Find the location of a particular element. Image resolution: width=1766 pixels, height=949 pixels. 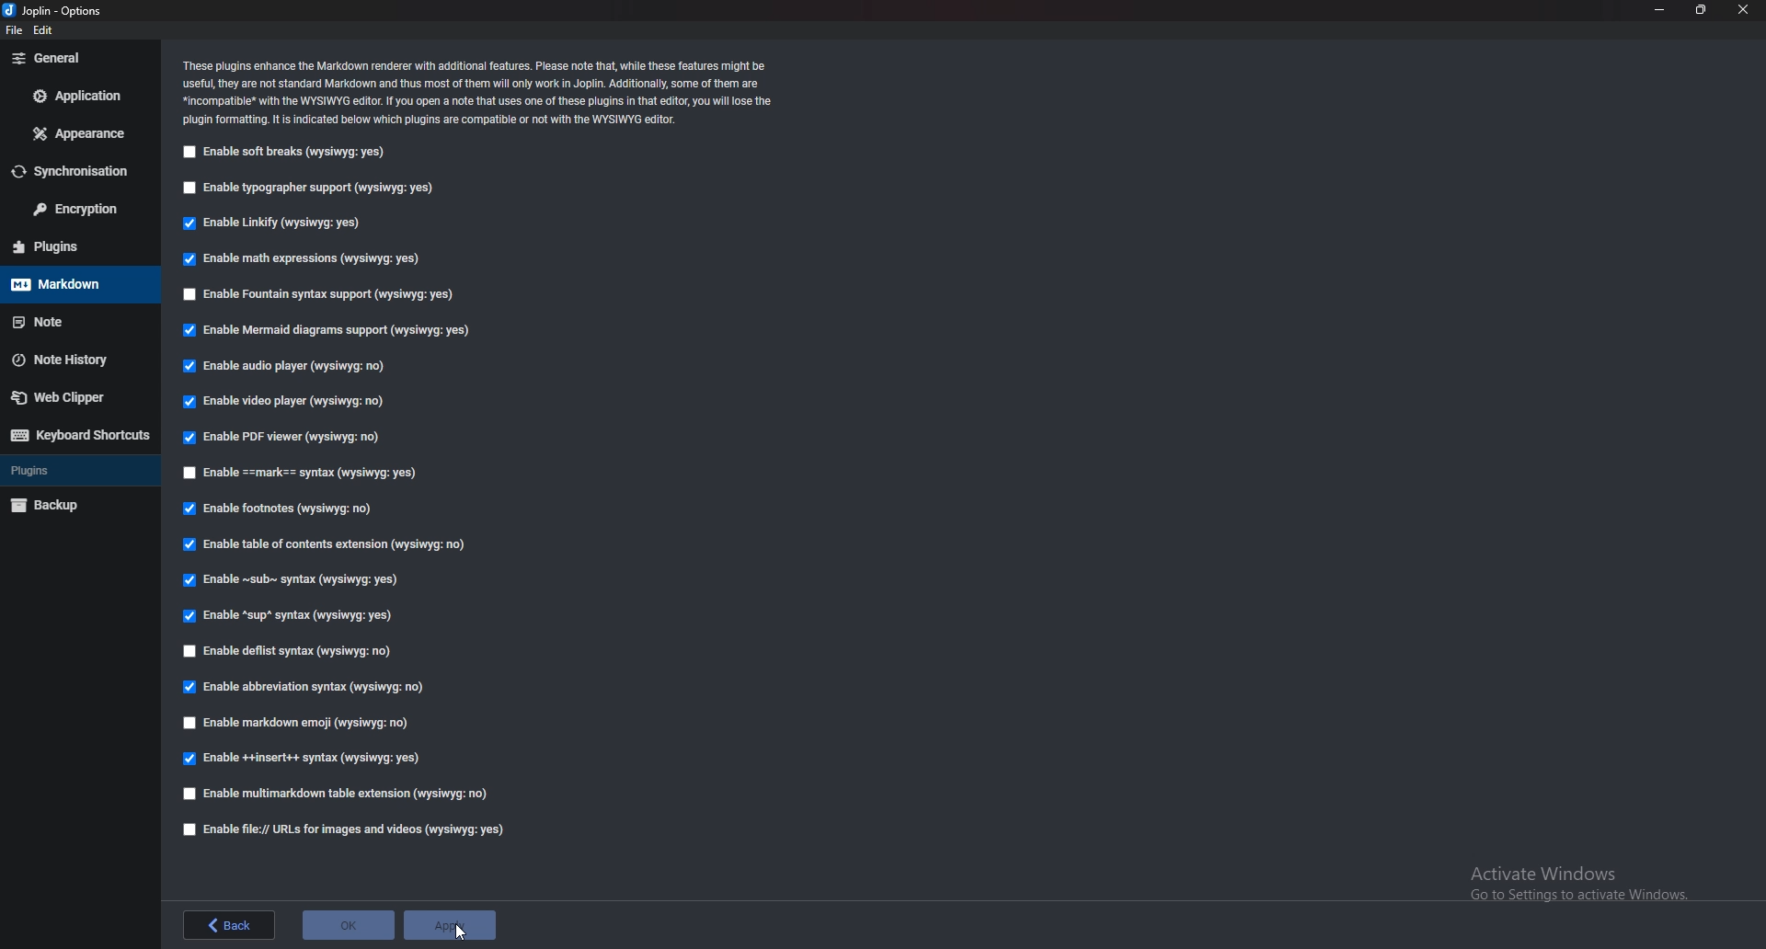

Enable sup syntax is located at coordinates (296, 615).